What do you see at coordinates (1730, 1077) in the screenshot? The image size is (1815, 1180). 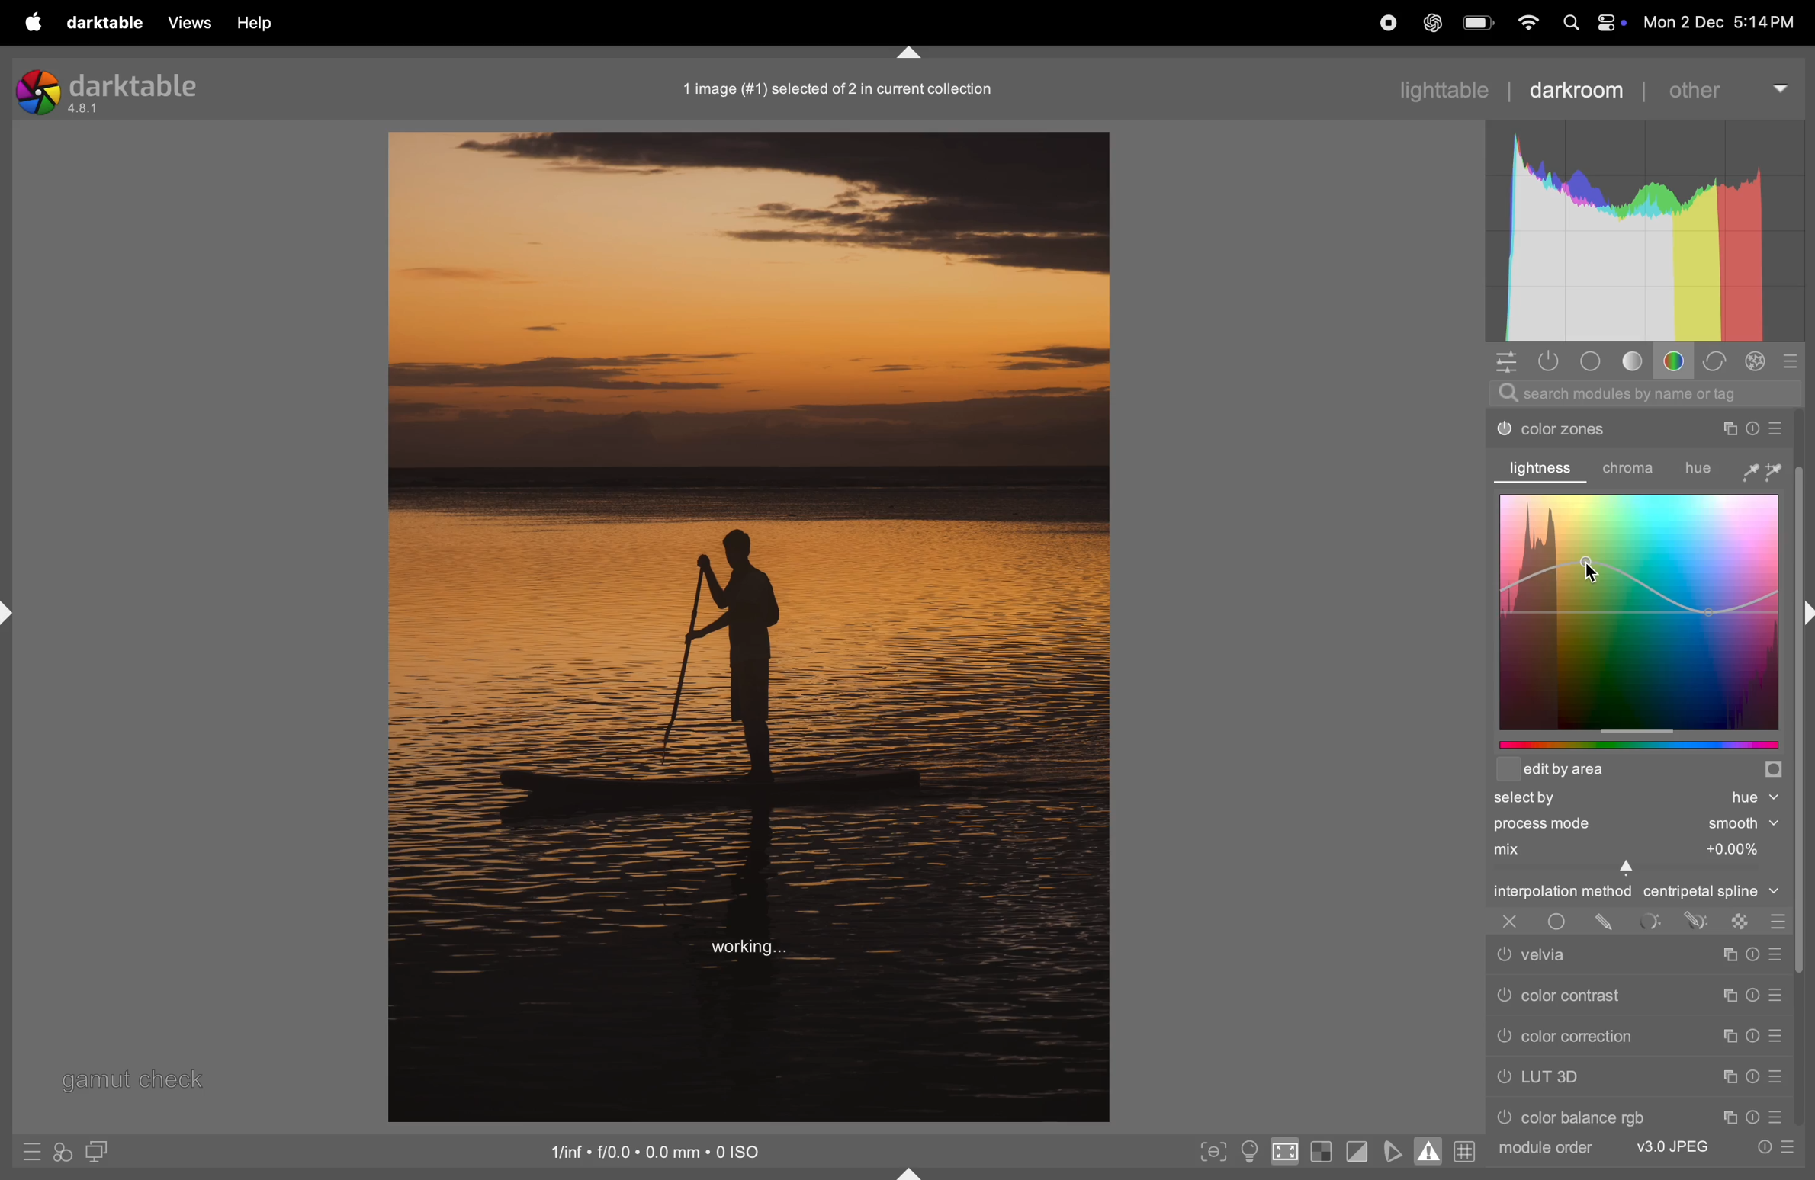 I see `Copy` at bounding box center [1730, 1077].